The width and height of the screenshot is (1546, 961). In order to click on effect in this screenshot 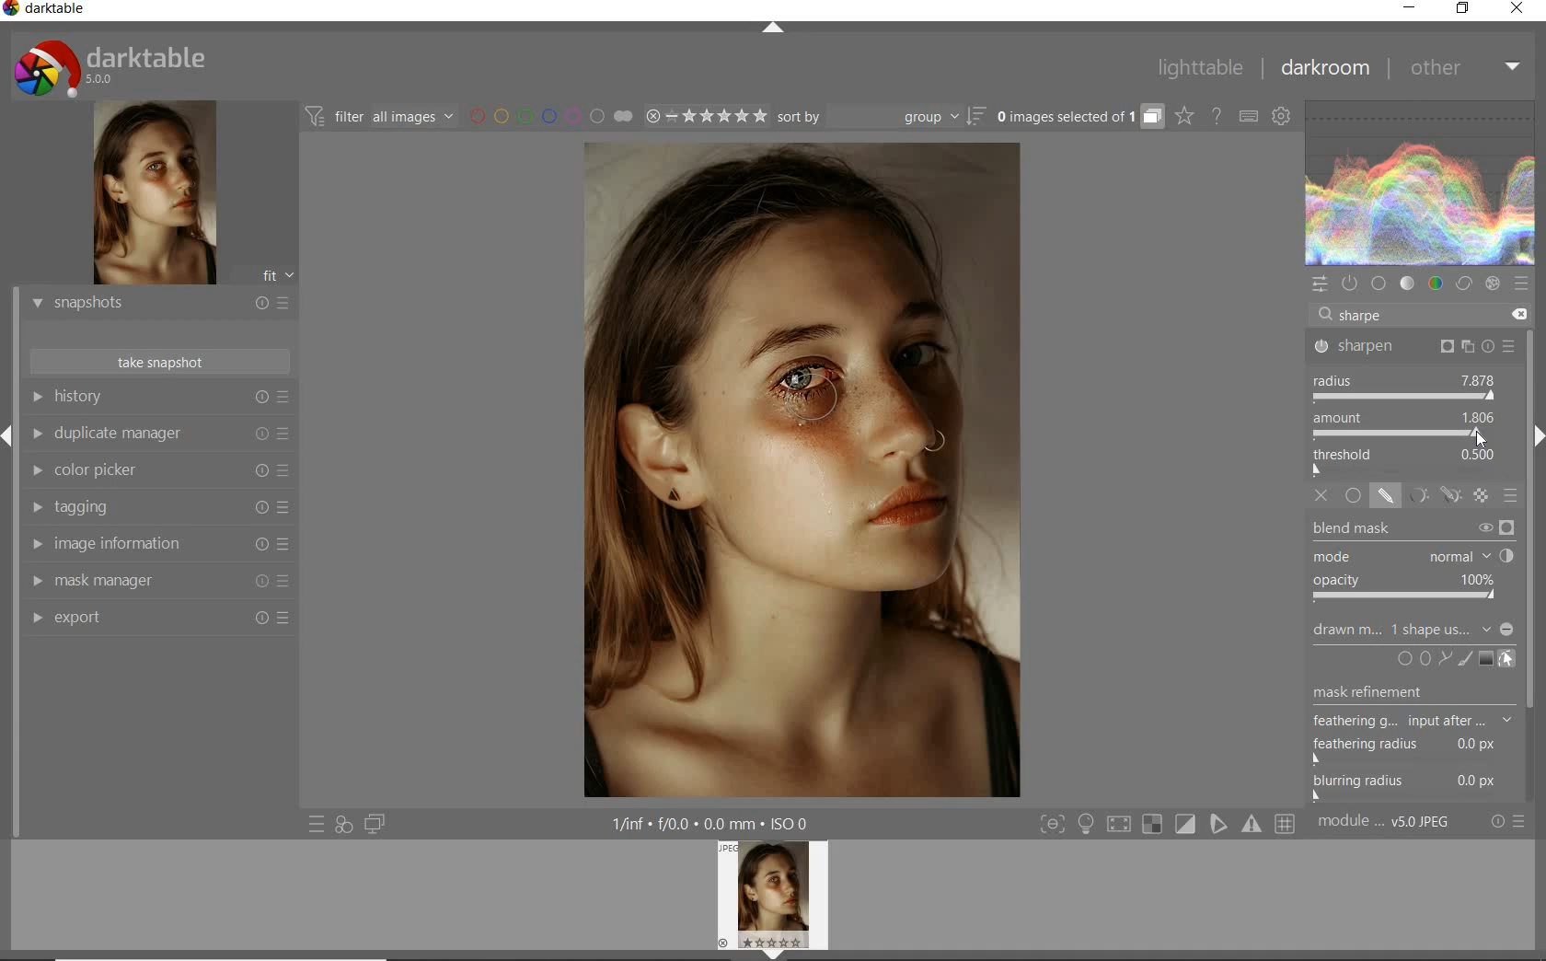, I will do `click(1493, 284)`.